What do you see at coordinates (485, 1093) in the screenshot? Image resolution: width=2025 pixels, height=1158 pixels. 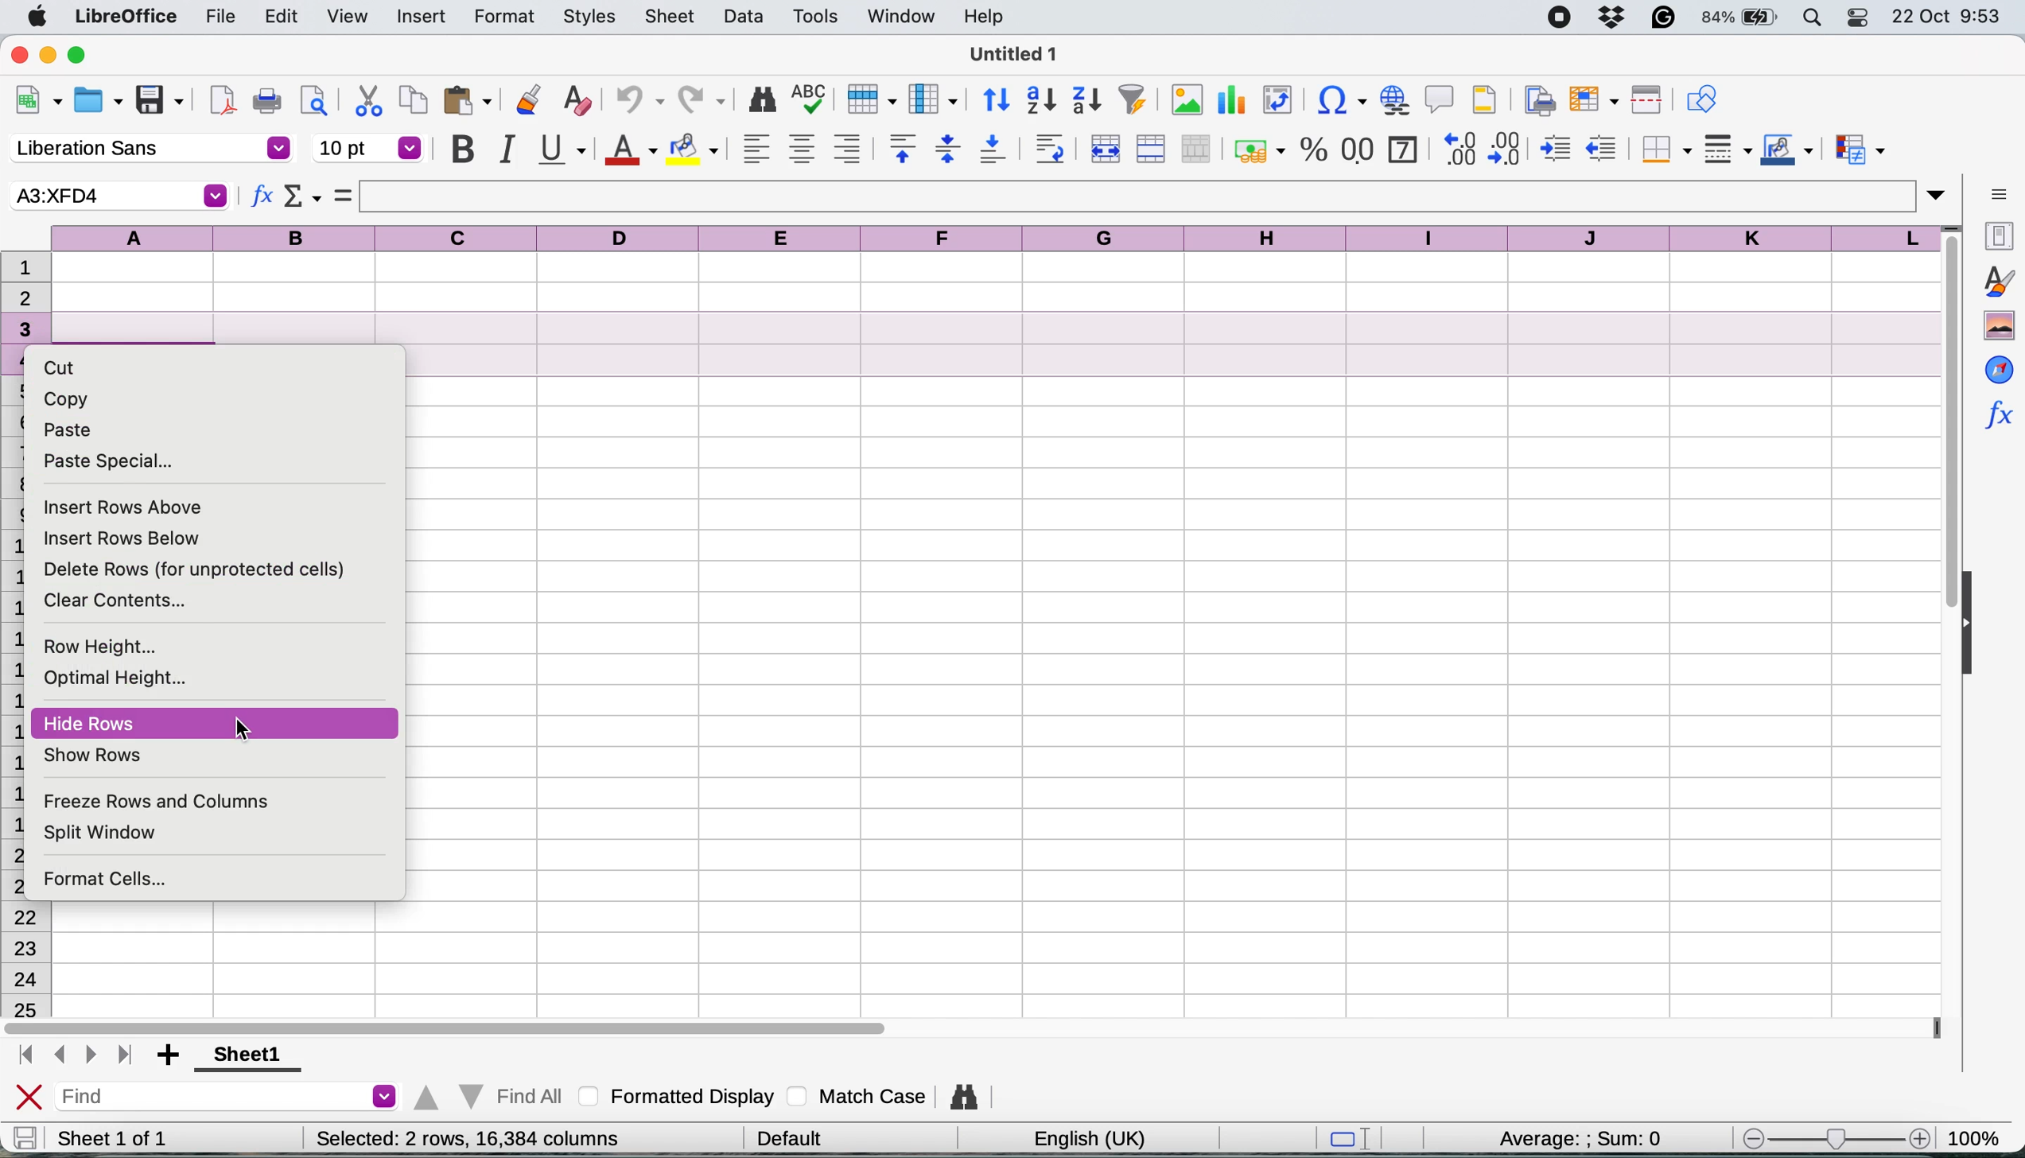 I see `find all` at bounding box center [485, 1093].